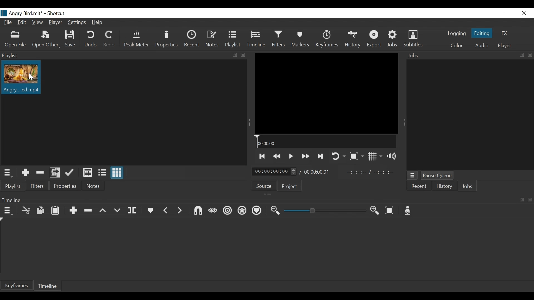 This screenshot has width=534, height=300. I want to click on History, so click(443, 186).